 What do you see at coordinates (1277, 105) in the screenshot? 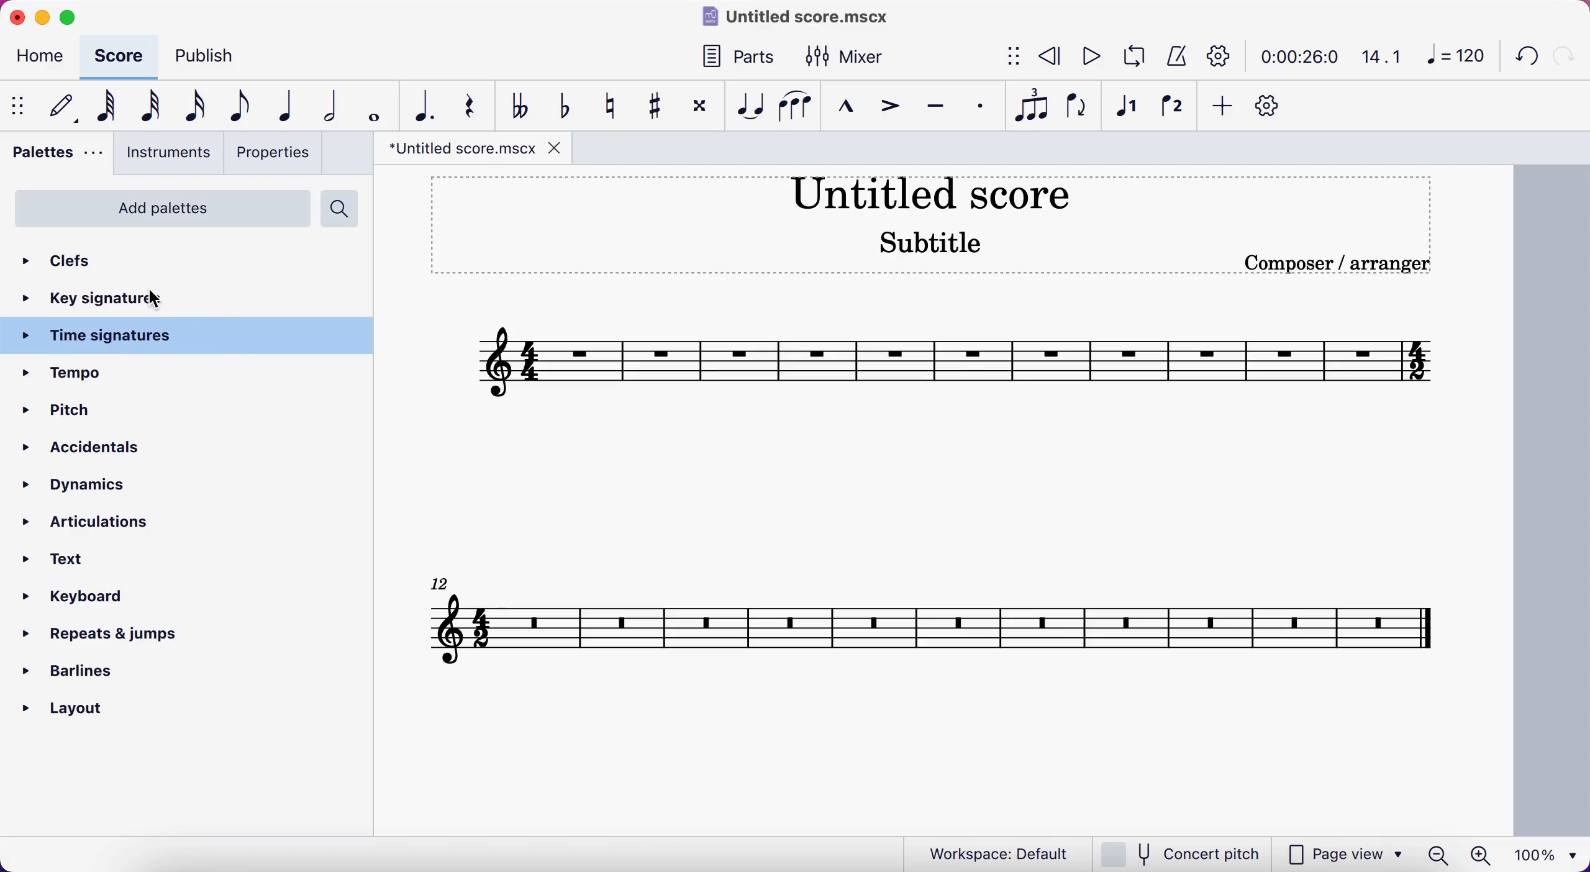
I see `customize toolbar` at bounding box center [1277, 105].